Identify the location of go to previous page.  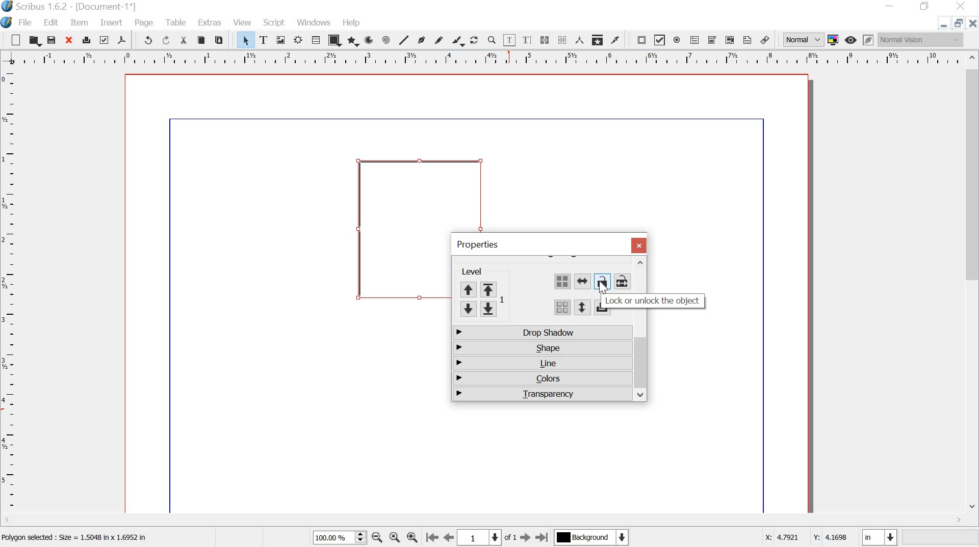
(449, 537).